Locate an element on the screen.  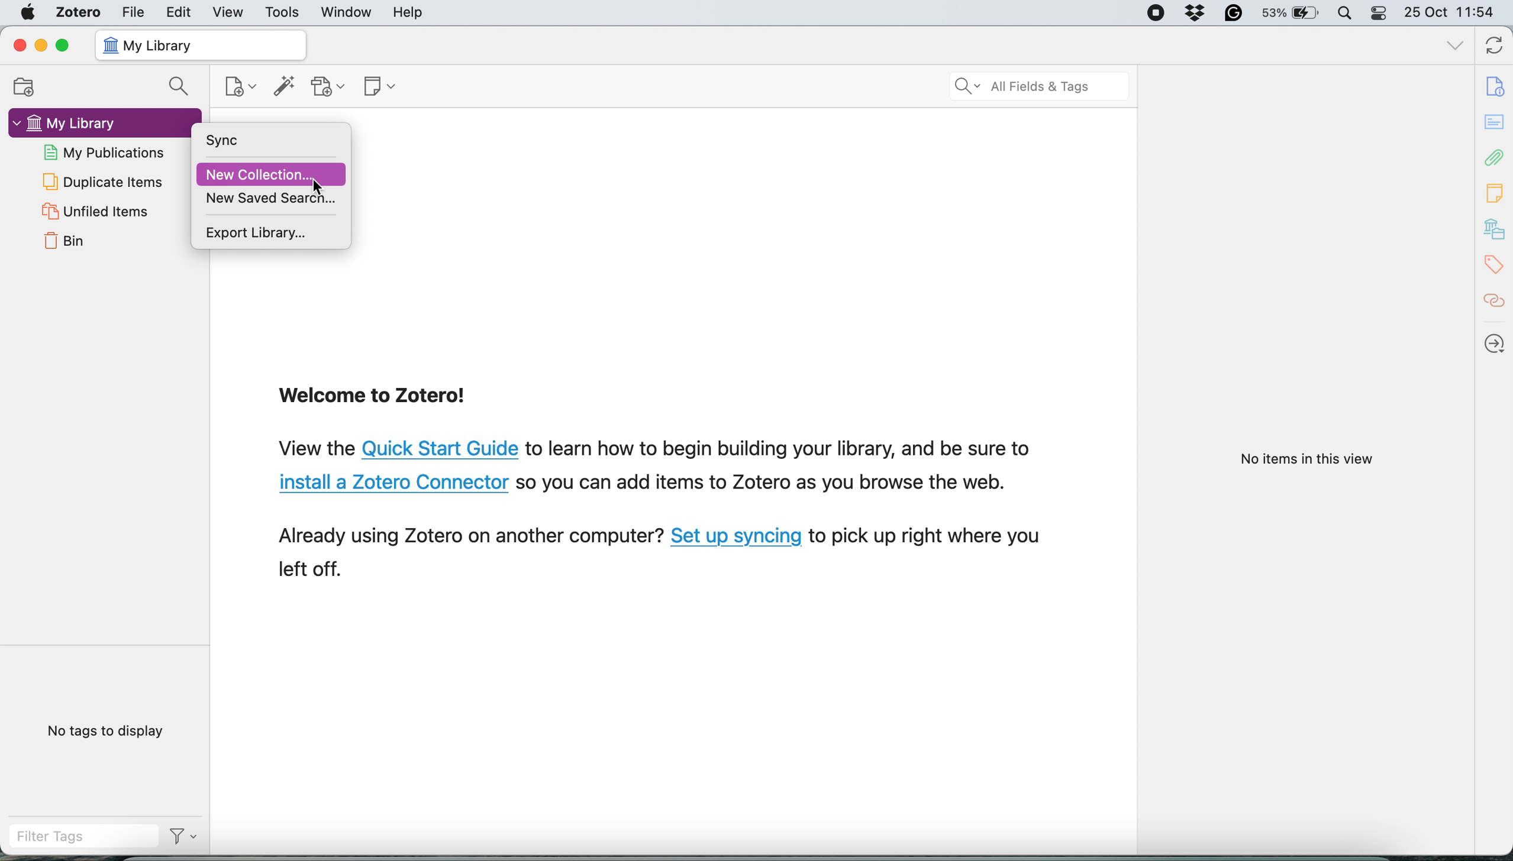
attachments is located at coordinates (1495, 159).